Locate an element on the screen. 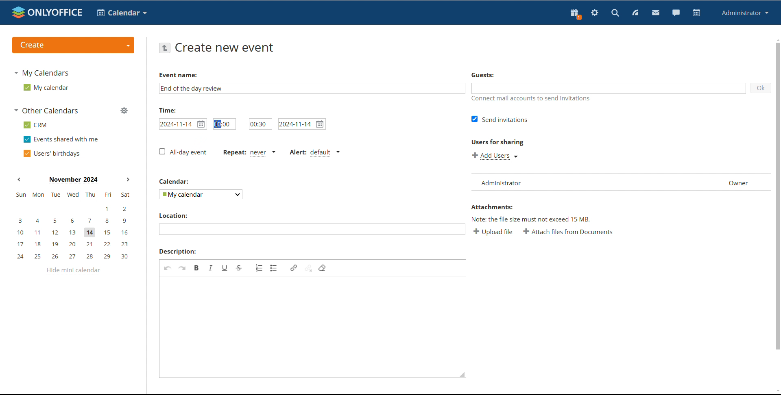  unlink is located at coordinates (308, 267).